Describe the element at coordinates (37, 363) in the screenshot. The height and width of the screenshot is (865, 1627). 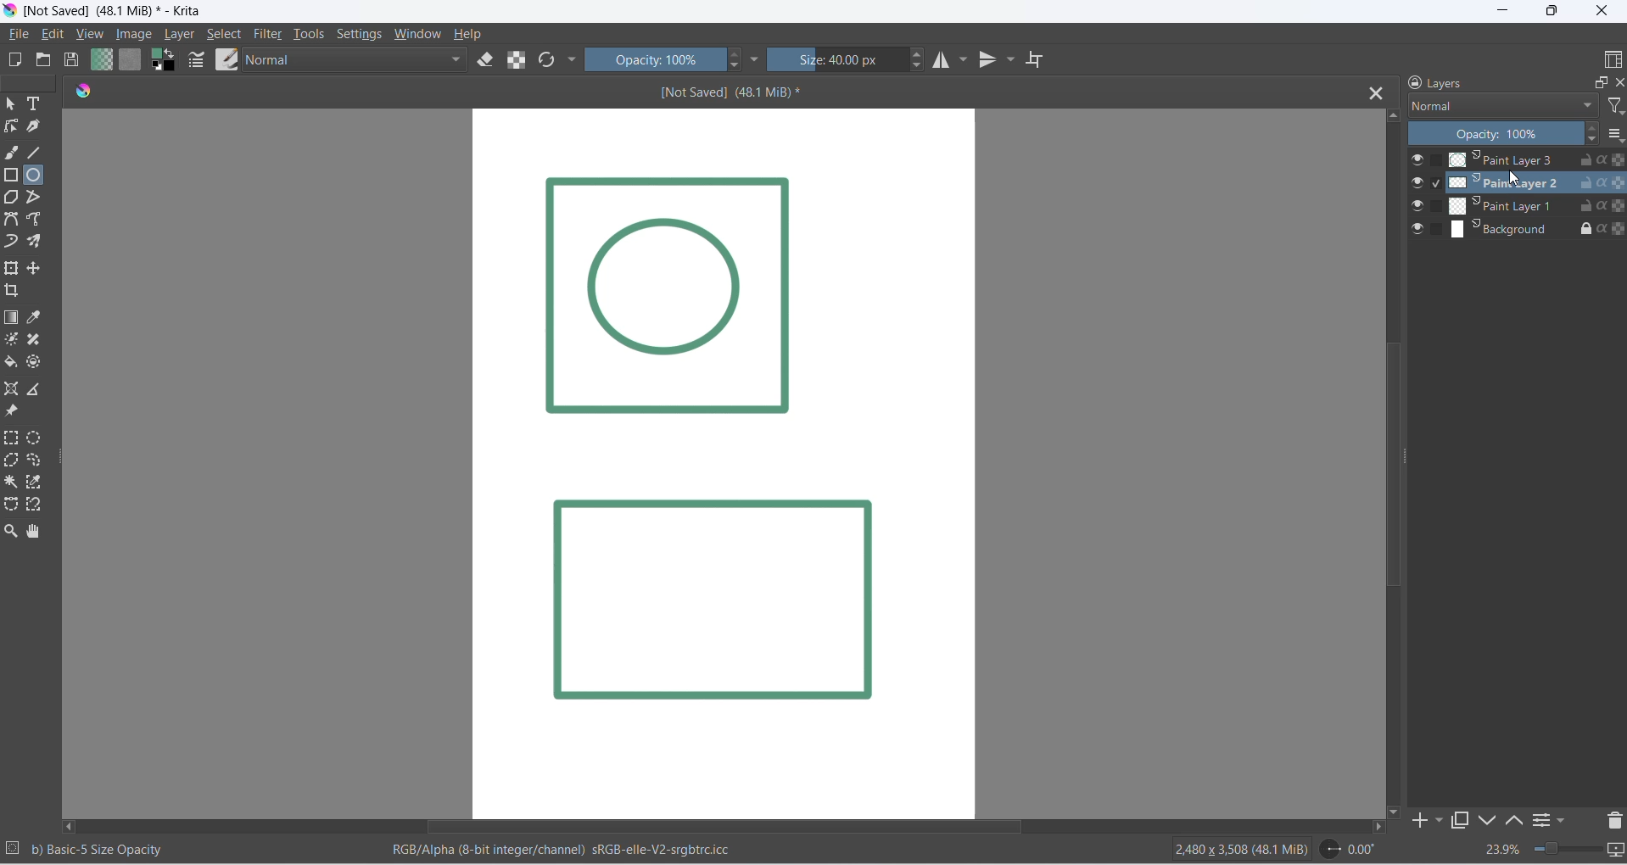
I see `enclose tool` at that location.